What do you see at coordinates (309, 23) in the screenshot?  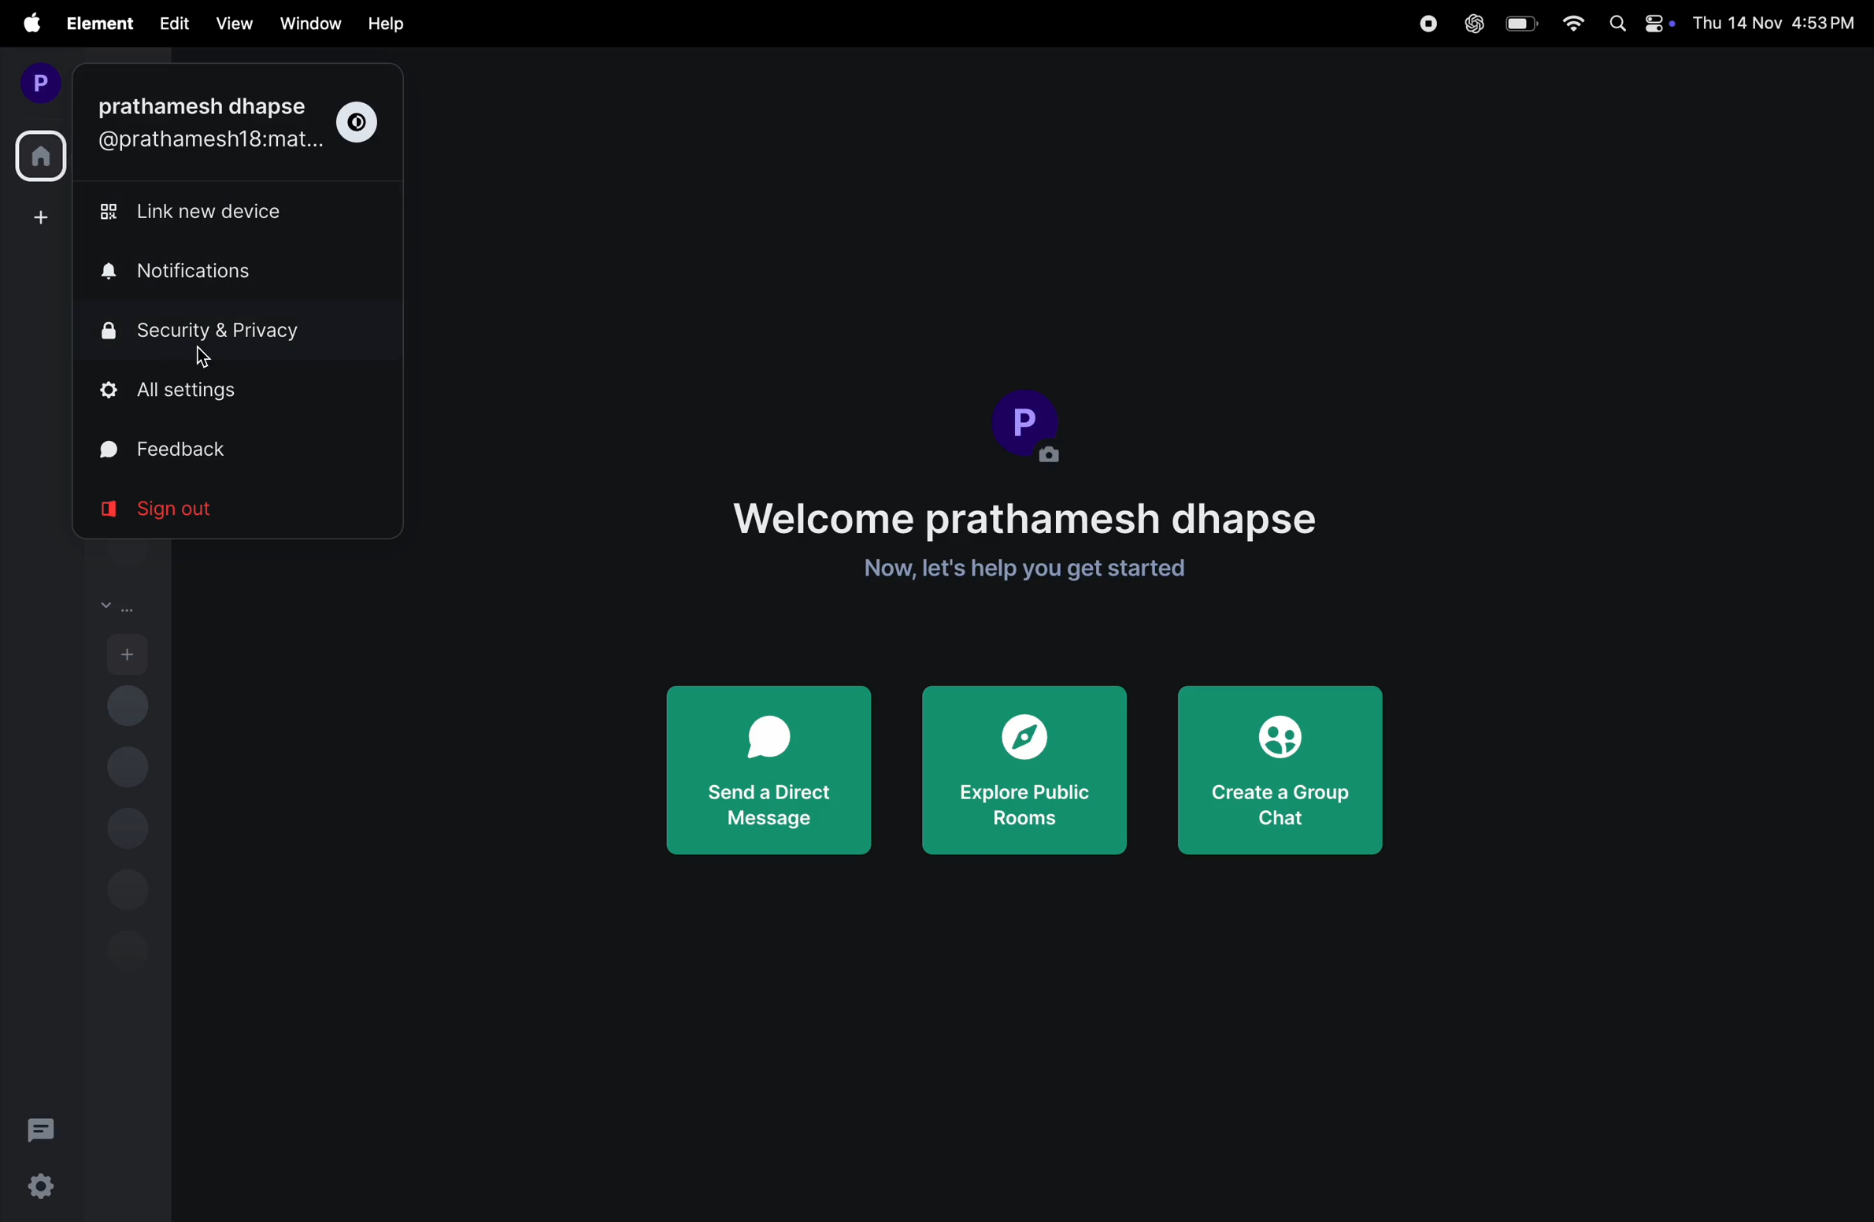 I see `window` at bounding box center [309, 23].